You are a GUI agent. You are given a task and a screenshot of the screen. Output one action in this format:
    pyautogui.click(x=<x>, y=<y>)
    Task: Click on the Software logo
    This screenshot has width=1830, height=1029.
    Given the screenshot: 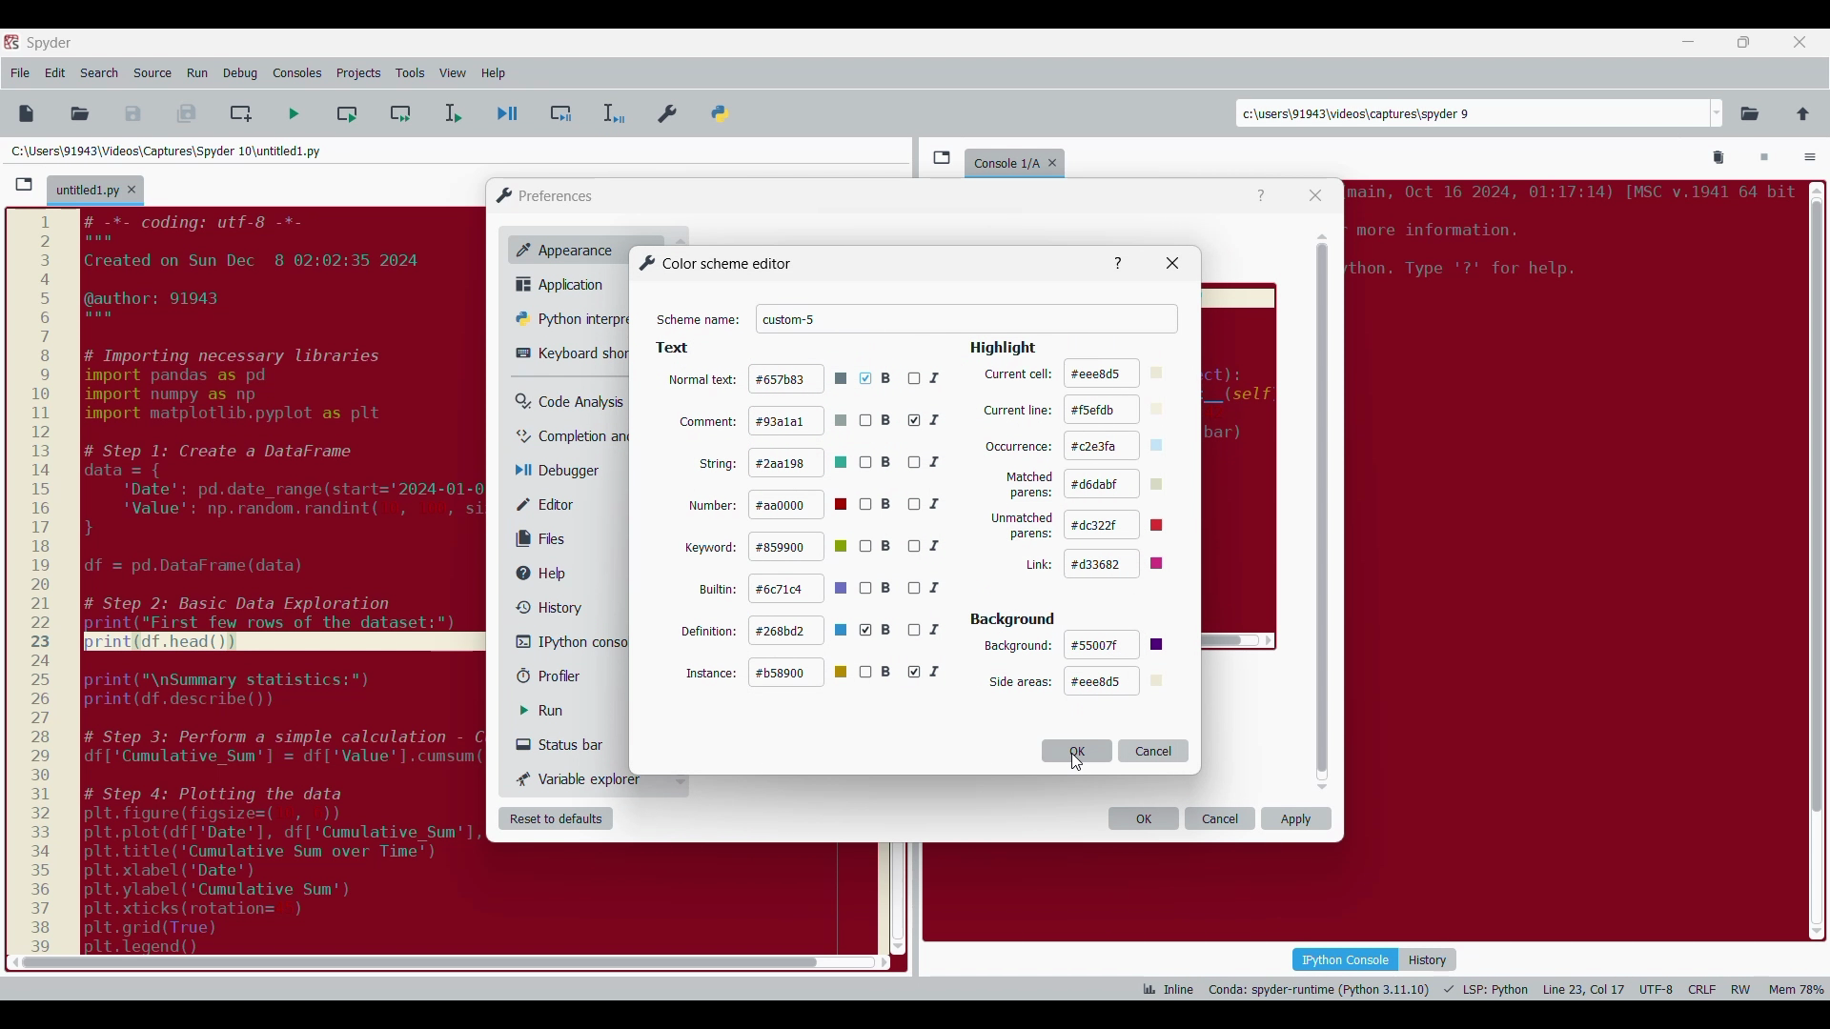 What is the action you would take?
    pyautogui.click(x=11, y=41)
    